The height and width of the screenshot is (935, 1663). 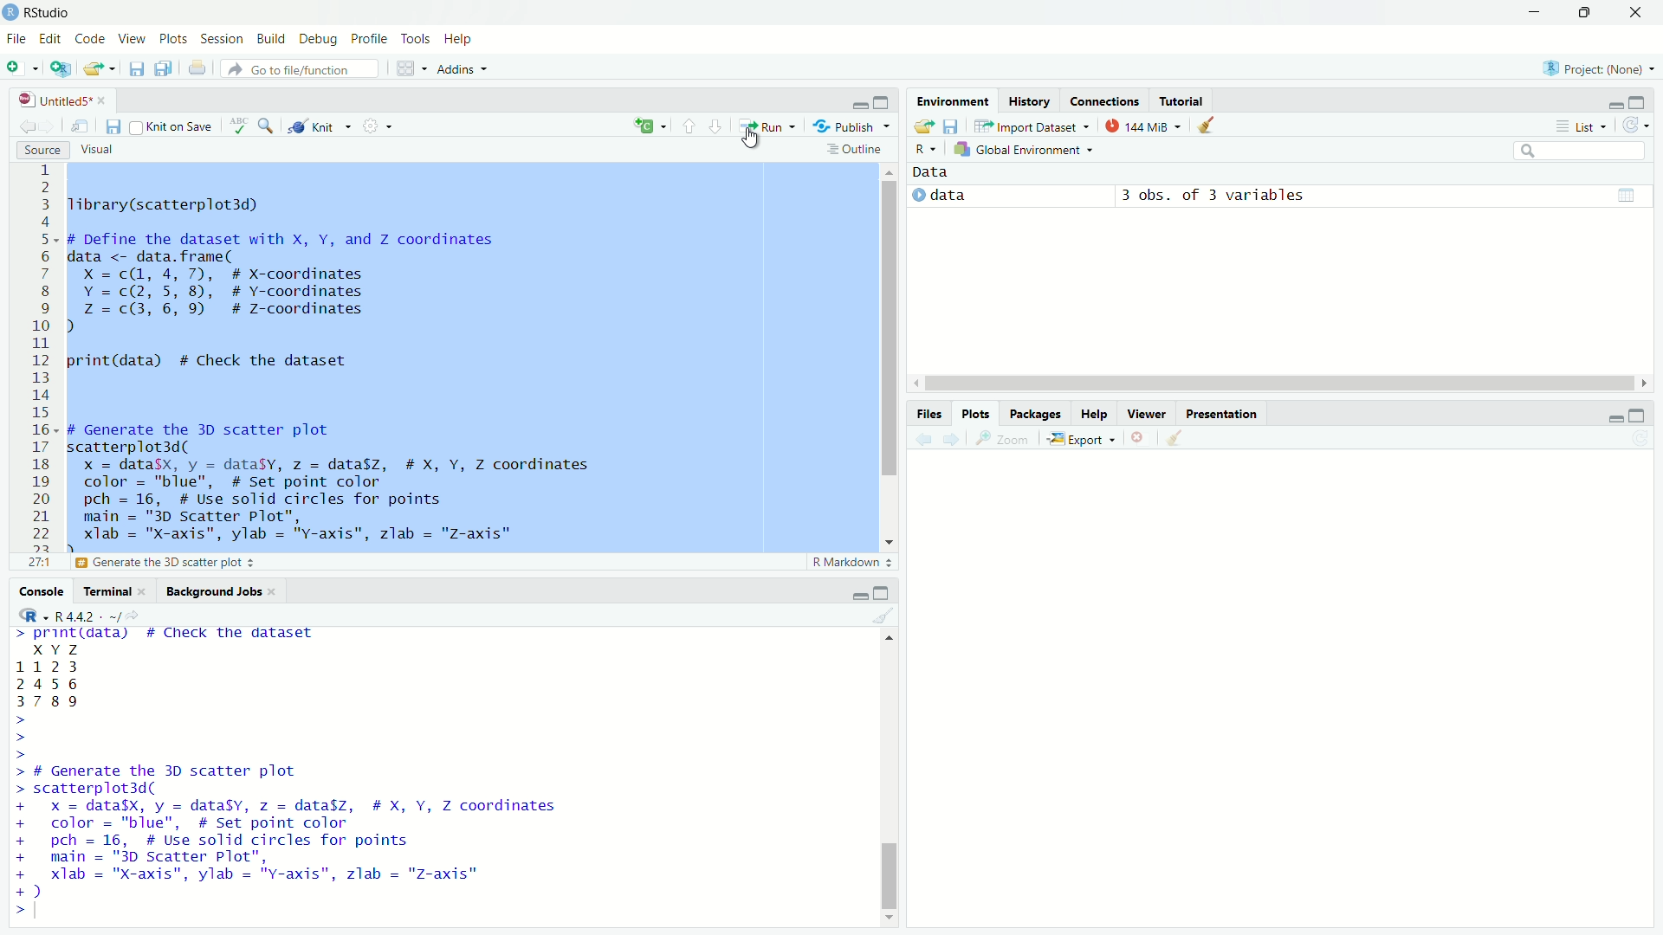 What do you see at coordinates (914, 197) in the screenshot?
I see `play` at bounding box center [914, 197].